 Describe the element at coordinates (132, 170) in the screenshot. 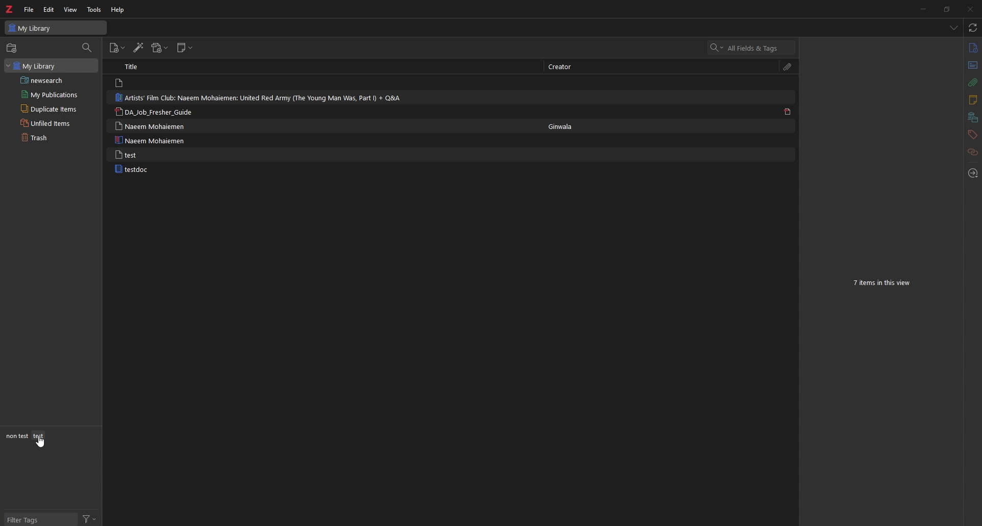

I see `testdoc` at that location.